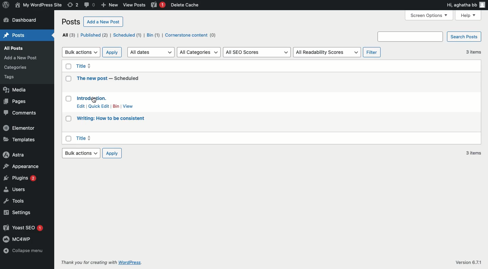 The image size is (488, 269). What do you see at coordinates (23, 227) in the screenshot?
I see `Yoast SEO` at bounding box center [23, 227].